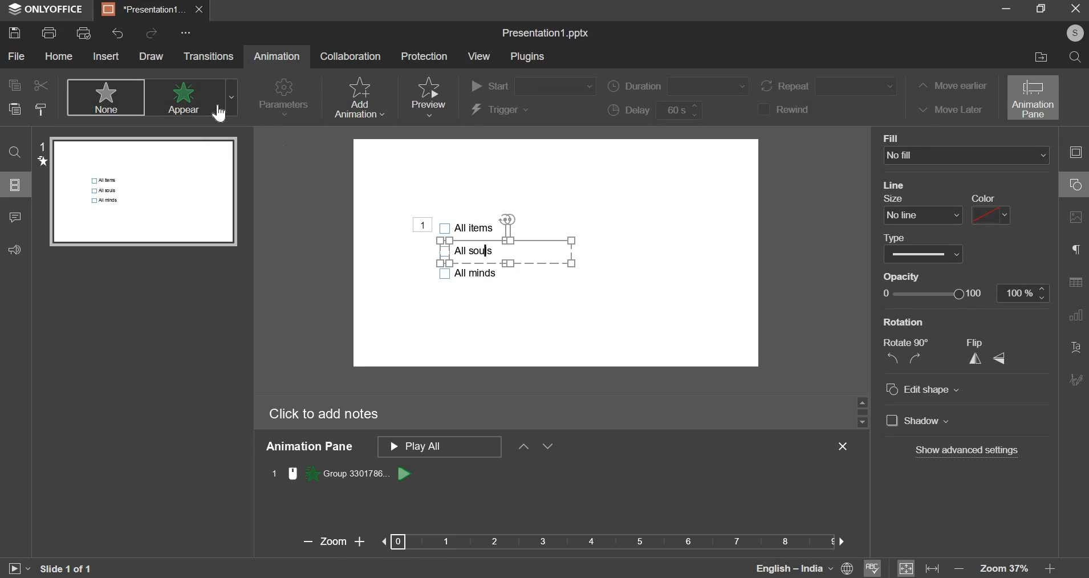 The image size is (1089, 578). What do you see at coordinates (83, 33) in the screenshot?
I see `print preview` at bounding box center [83, 33].